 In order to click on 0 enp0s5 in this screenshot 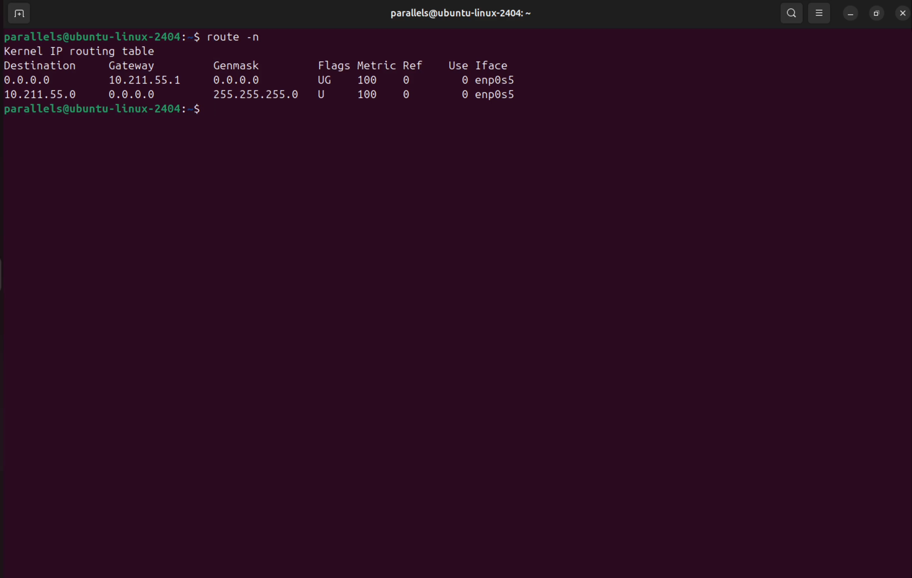, I will do `click(495, 95)`.